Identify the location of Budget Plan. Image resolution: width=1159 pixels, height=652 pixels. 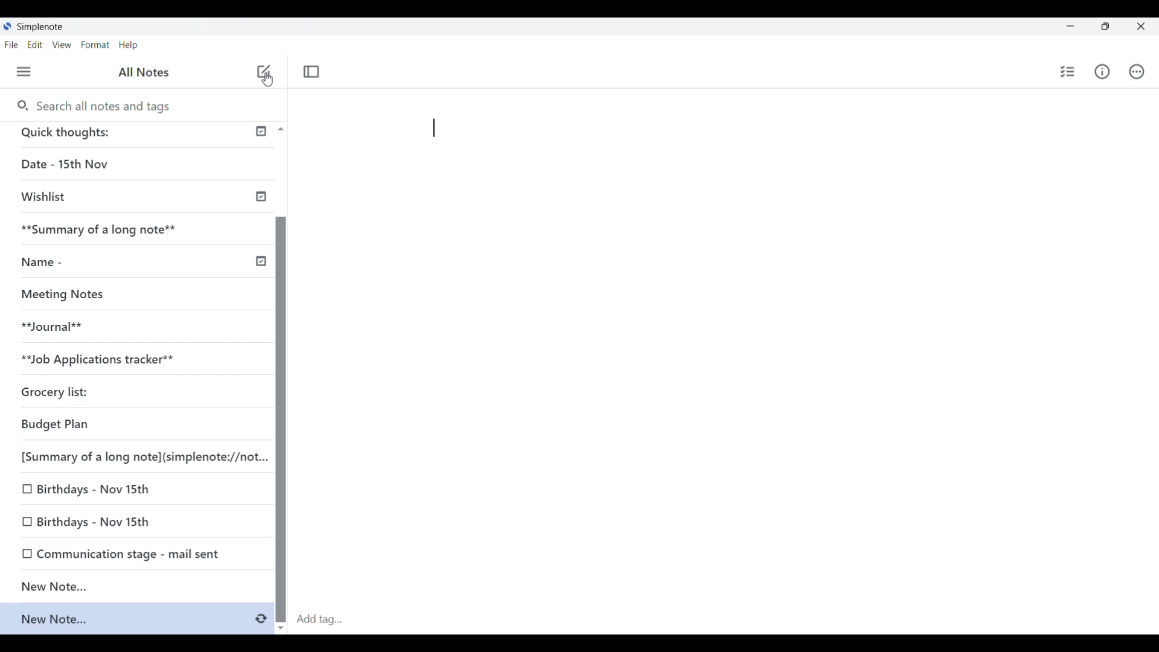
(97, 423).